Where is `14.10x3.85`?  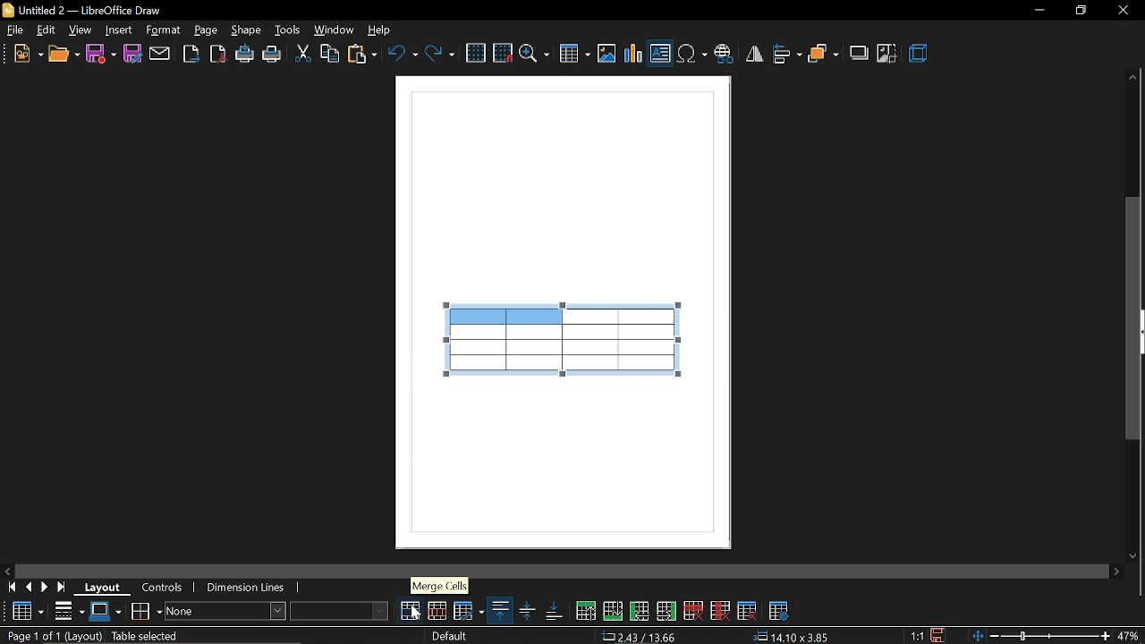 14.10x3.85 is located at coordinates (793, 638).